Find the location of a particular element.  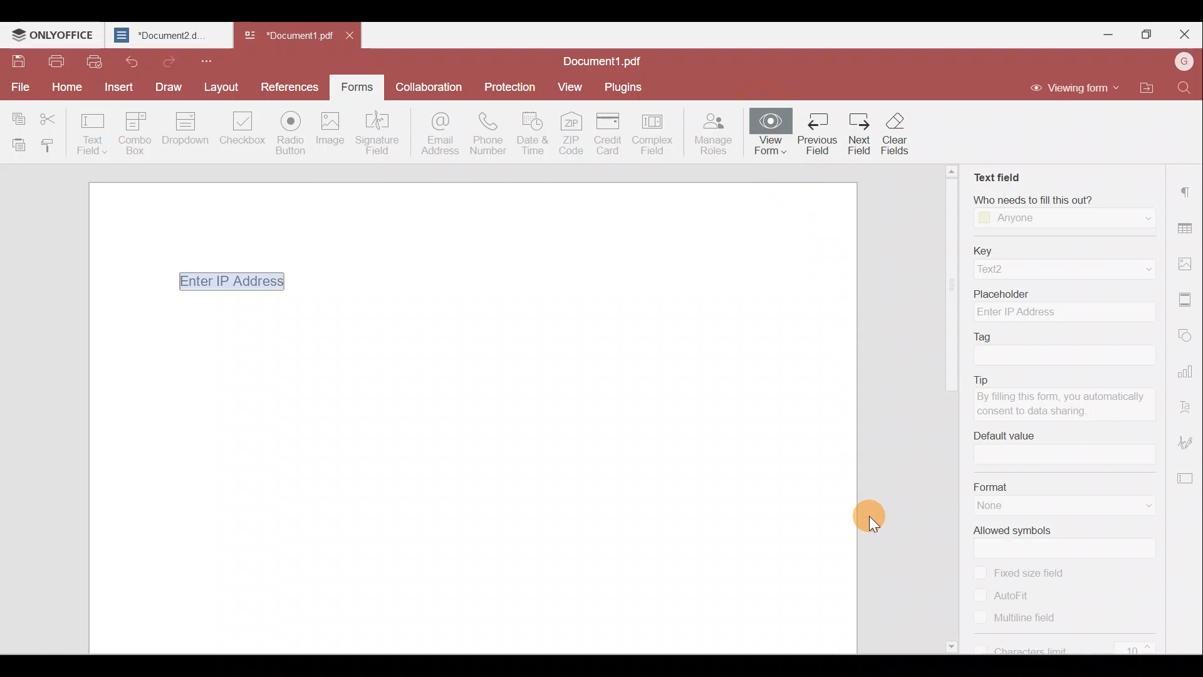

Cursor on view form is located at coordinates (789, 59).